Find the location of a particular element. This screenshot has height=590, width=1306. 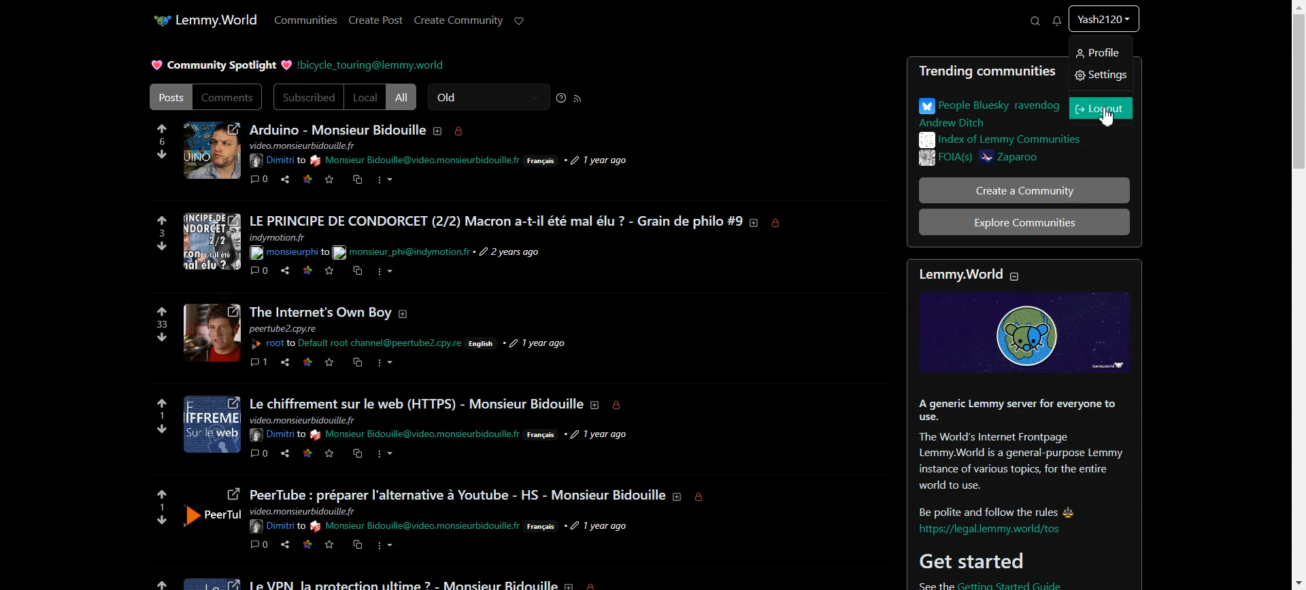

Vertical scroll bar is located at coordinates (1298, 295).